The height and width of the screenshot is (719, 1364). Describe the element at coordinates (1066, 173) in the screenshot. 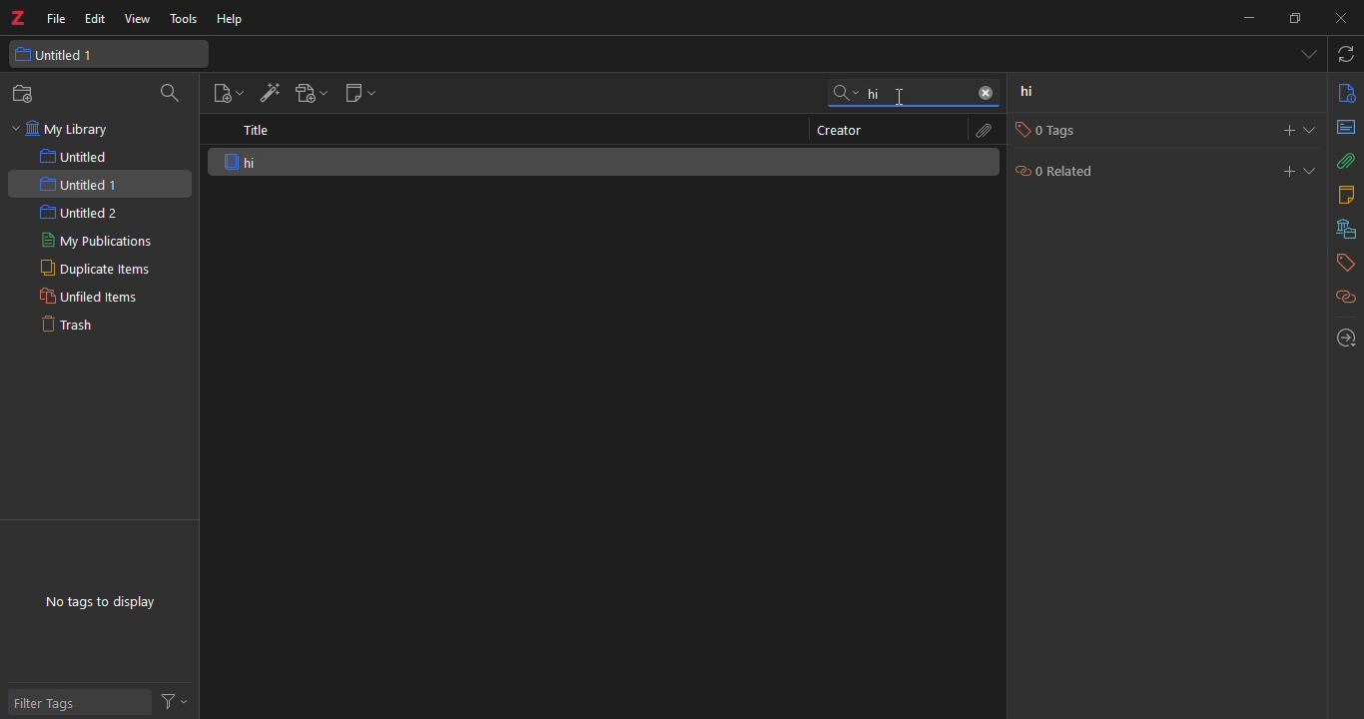

I see `0 related` at that location.